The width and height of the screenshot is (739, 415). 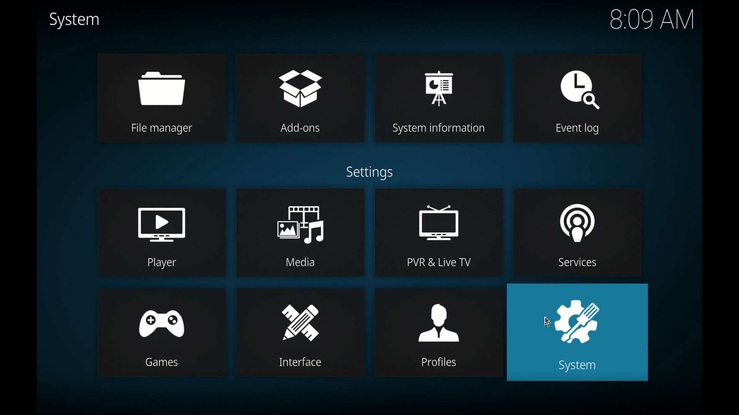 What do you see at coordinates (438, 331) in the screenshot?
I see `profiles` at bounding box center [438, 331].